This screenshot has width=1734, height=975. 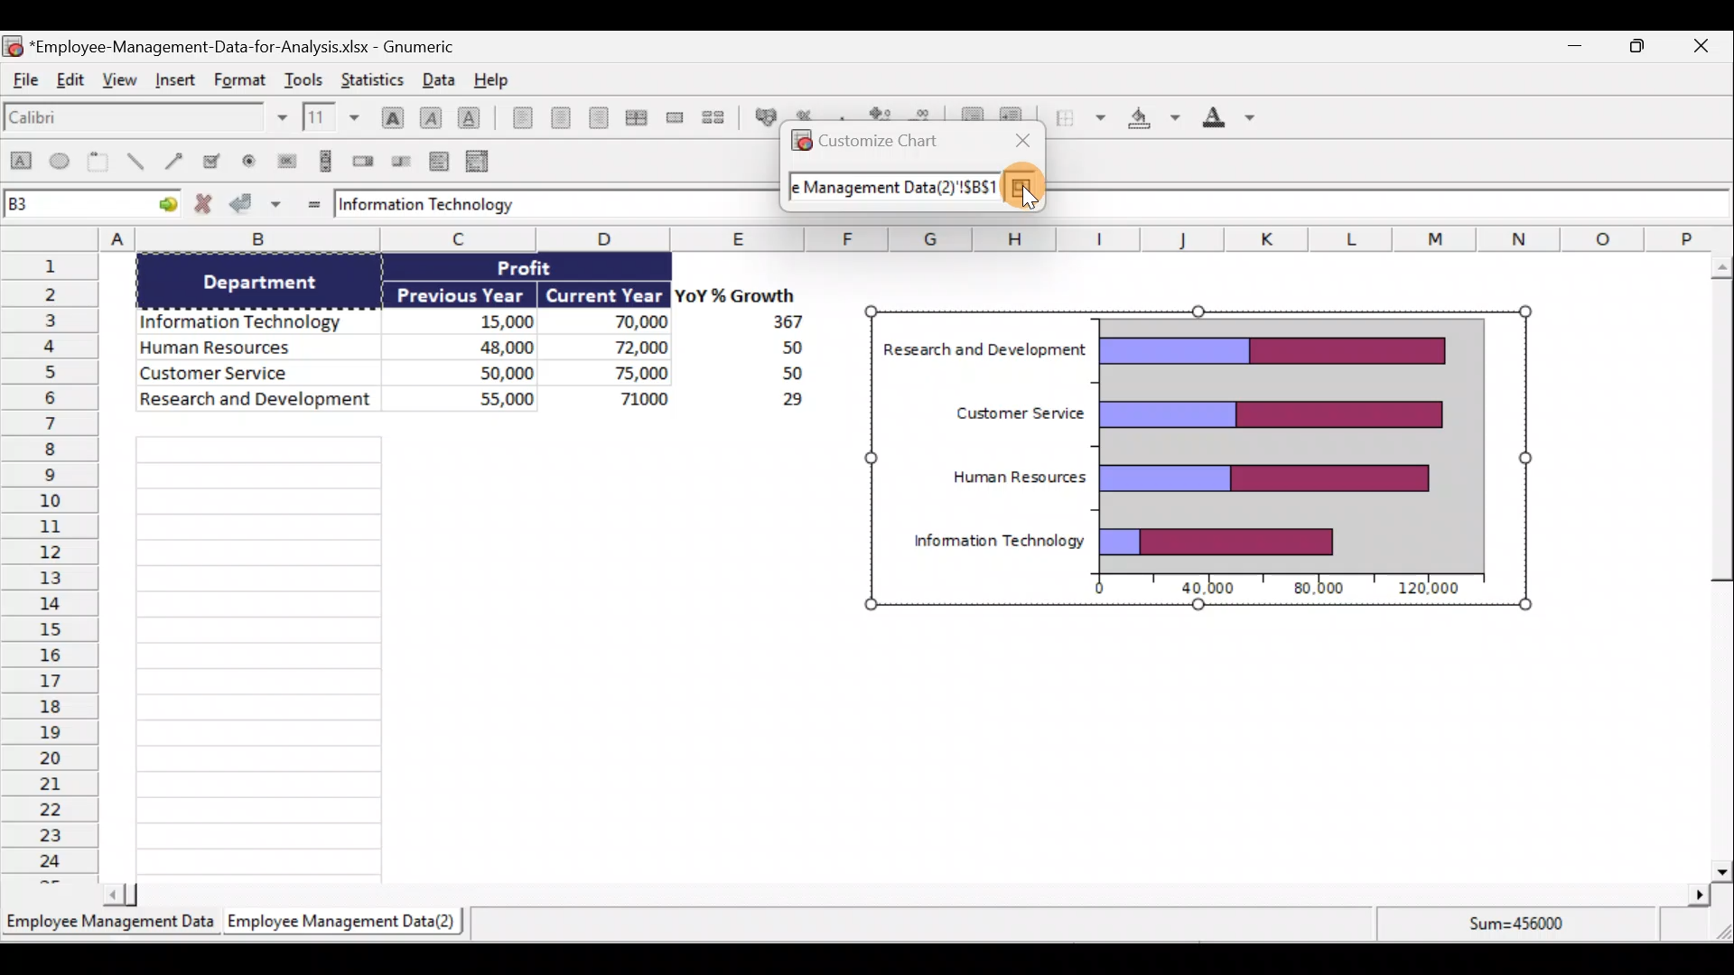 I want to click on Human Resources, so click(x=1017, y=477).